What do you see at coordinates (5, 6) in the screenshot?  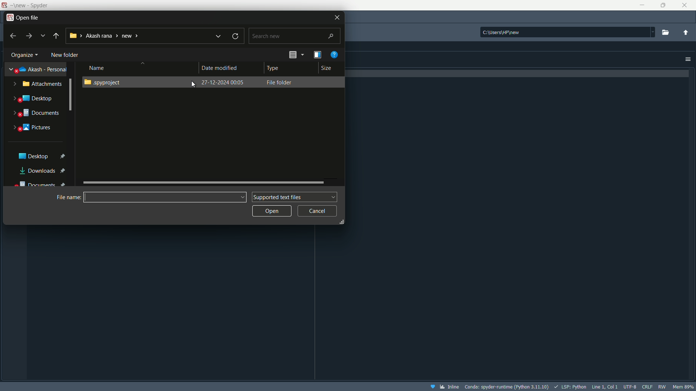 I see `App icon` at bounding box center [5, 6].